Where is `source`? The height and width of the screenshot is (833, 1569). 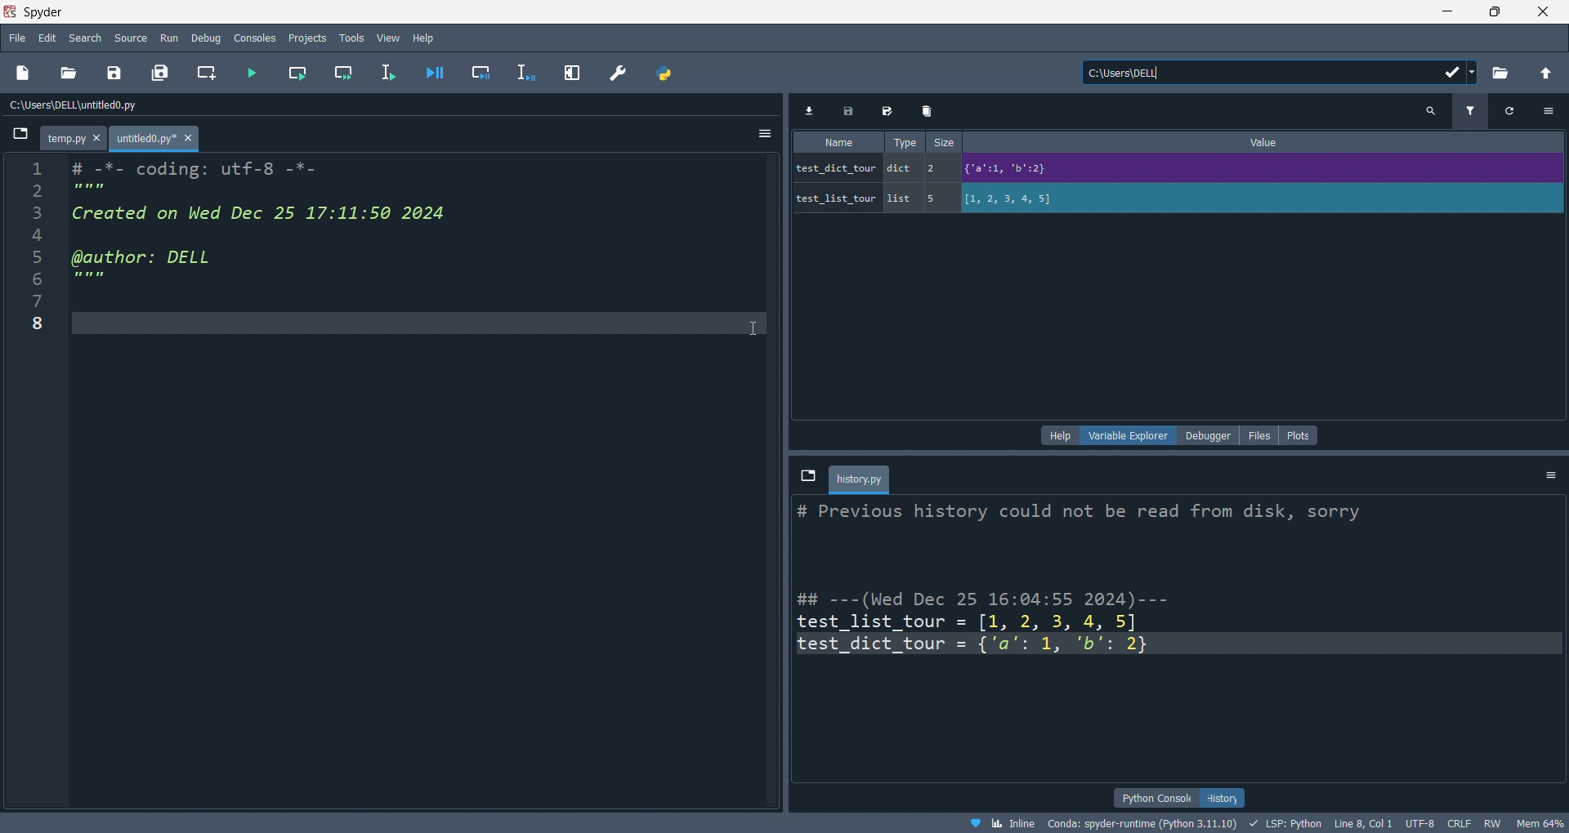
source is located at coordinates (130, 37).